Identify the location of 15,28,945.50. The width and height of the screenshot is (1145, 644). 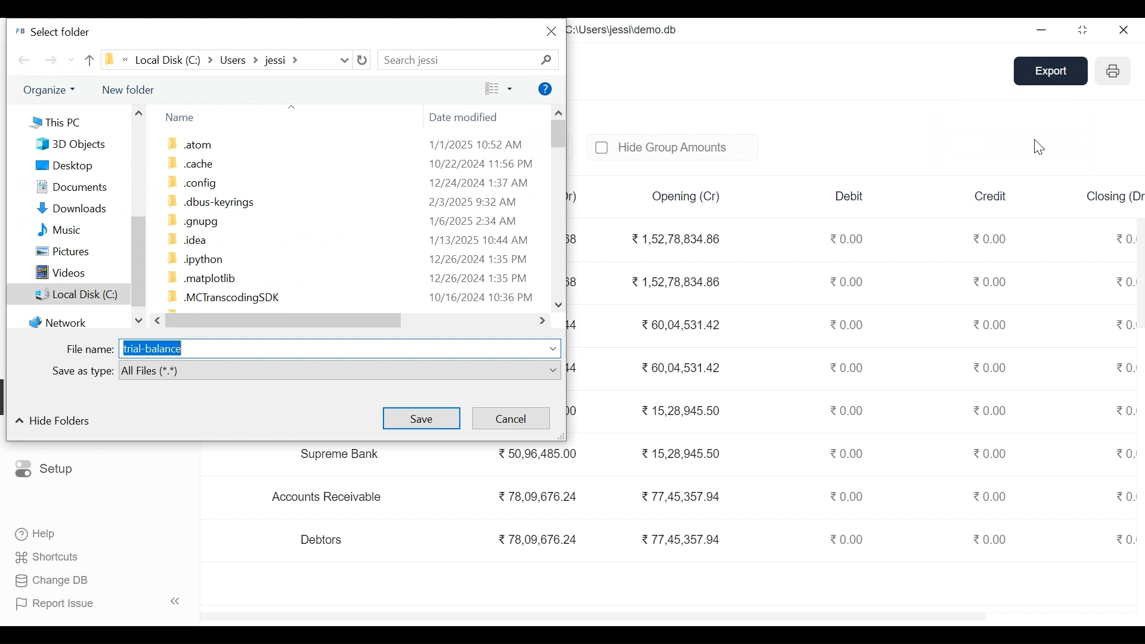
(682, 453).